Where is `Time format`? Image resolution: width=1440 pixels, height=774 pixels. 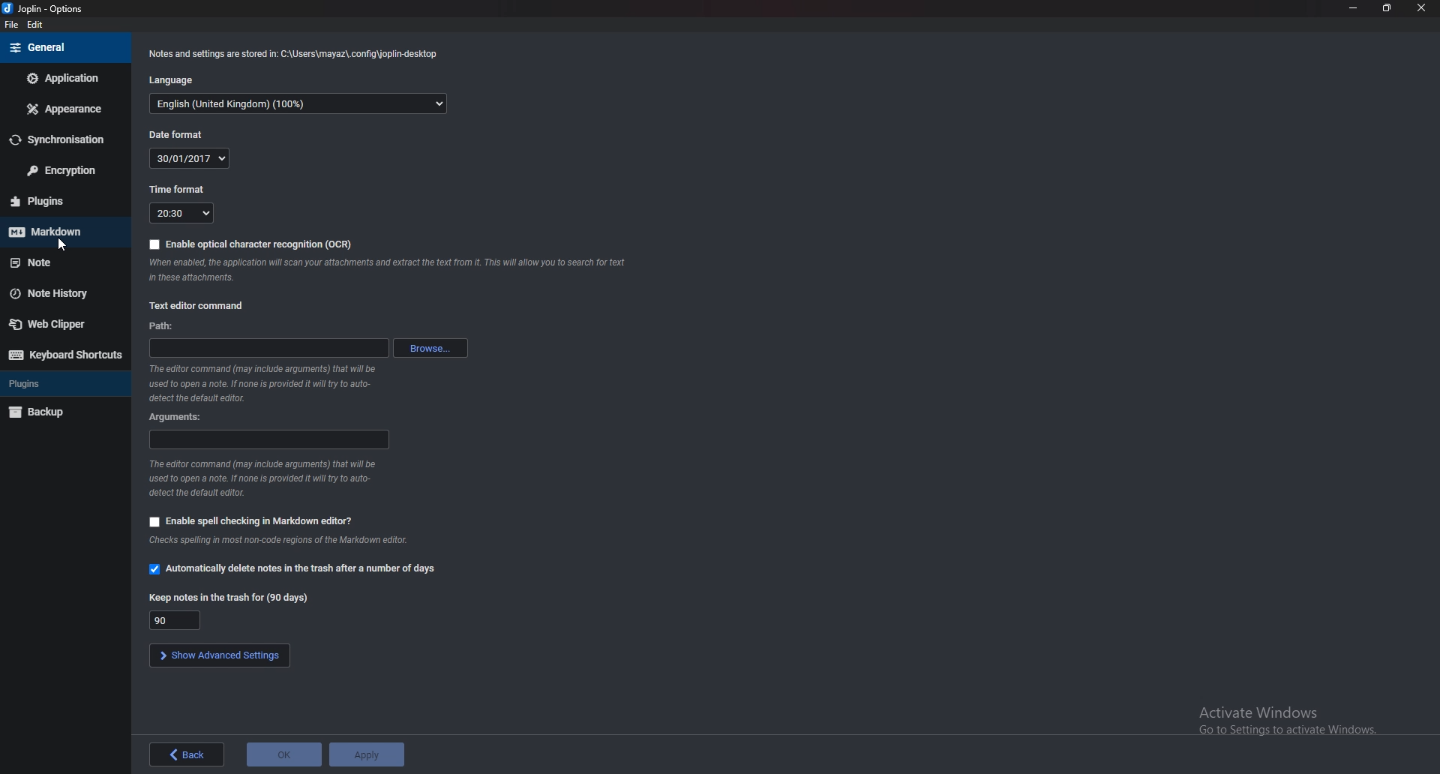
Time format is located at coordinates (174, 190).